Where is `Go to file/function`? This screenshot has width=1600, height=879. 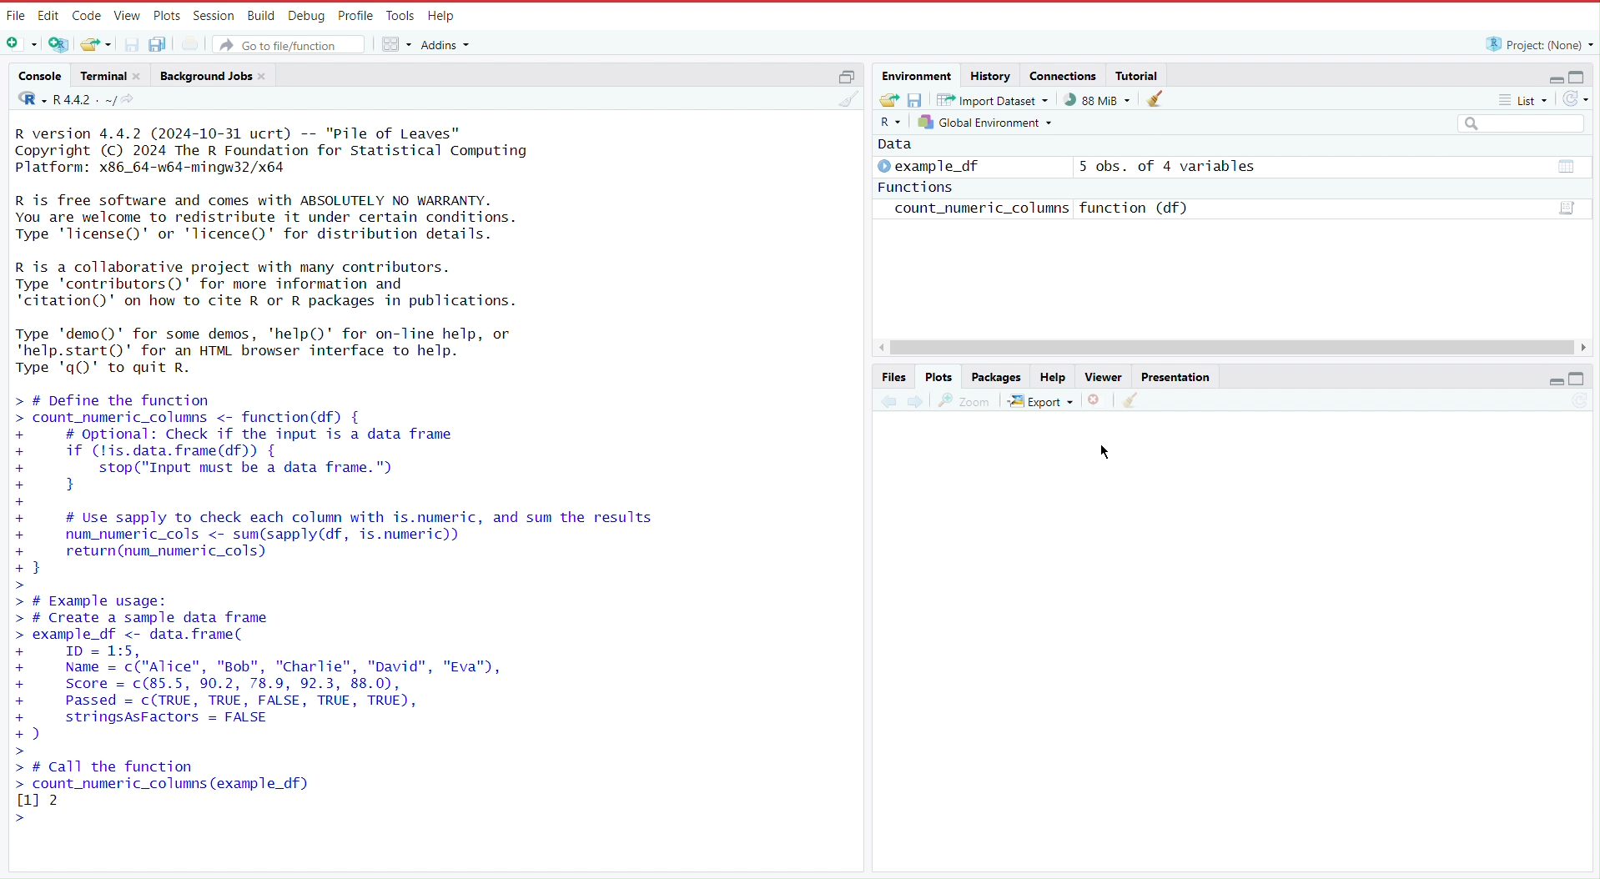
Go to file/function is located at coordinates (290, 43).